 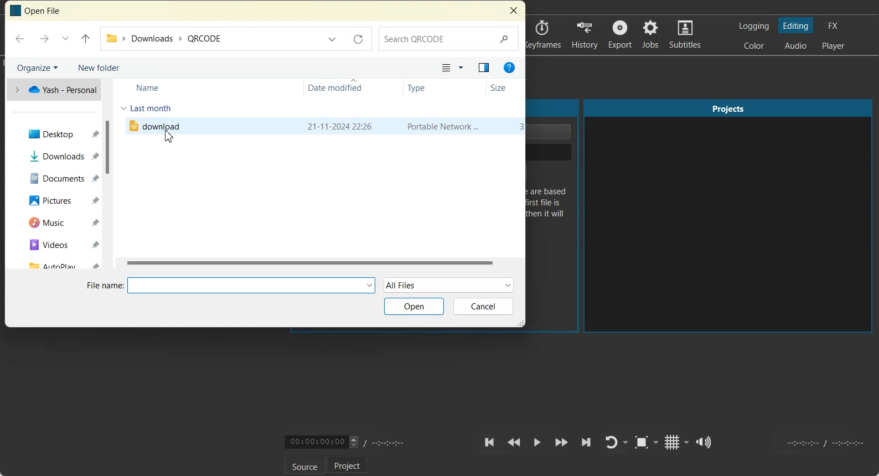 I want to click on Switch to the Logging layout, so click(x=754, y=26).